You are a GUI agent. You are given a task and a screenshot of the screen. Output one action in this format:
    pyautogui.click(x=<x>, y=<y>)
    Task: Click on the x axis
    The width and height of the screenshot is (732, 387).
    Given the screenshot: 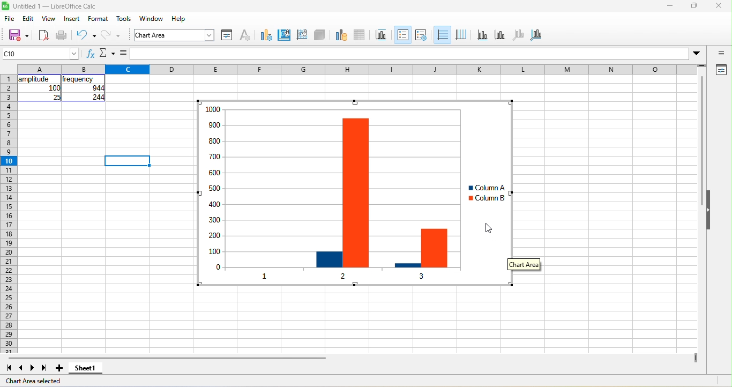 What is the action you would take?
    pyautogui.click(x=482, y=35)
    